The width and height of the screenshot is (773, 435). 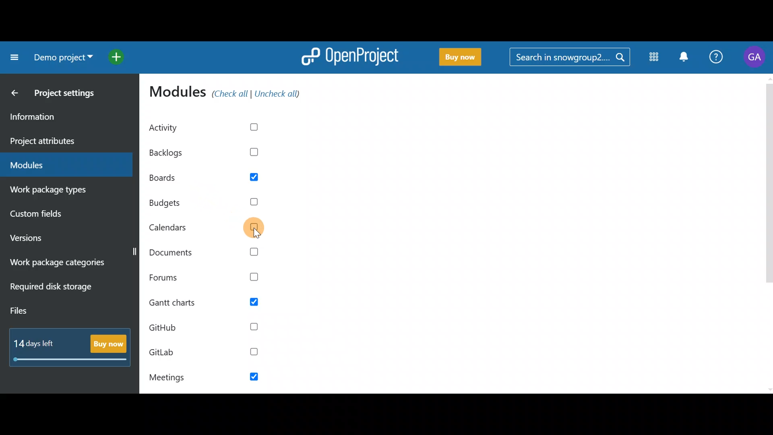 I want to click on Account name, so click(x=753, y=59).